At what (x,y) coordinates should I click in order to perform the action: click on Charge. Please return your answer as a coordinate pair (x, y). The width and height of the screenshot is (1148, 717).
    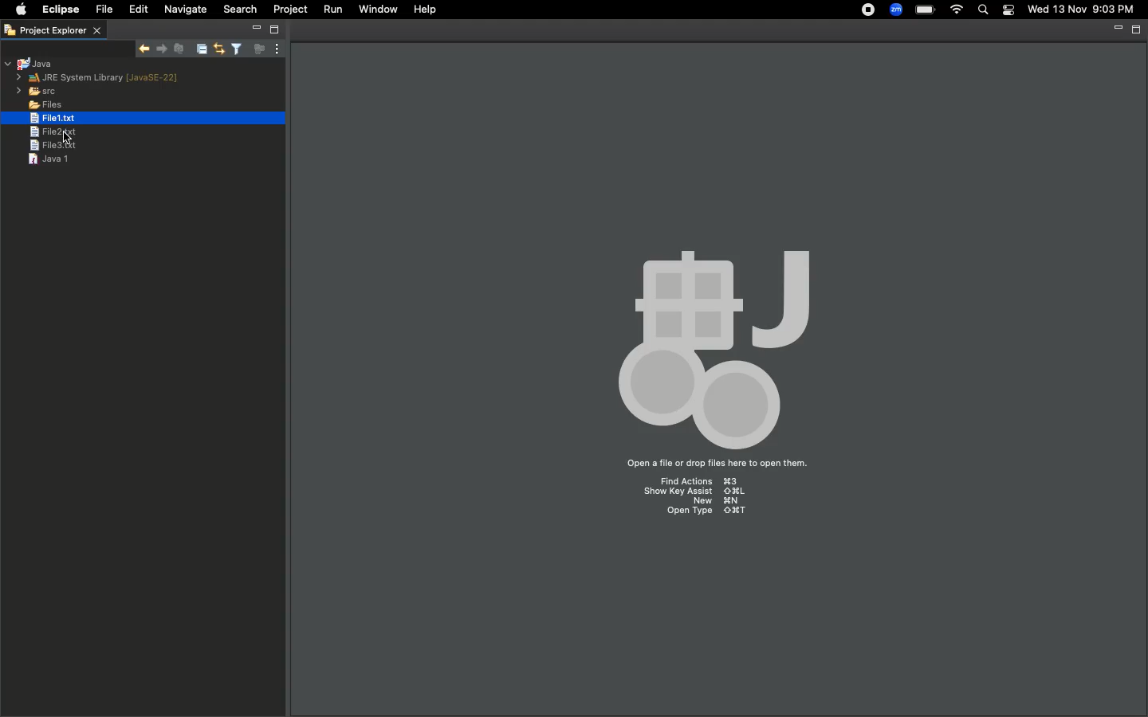
    Looking at the image, I should click on (924, 10).